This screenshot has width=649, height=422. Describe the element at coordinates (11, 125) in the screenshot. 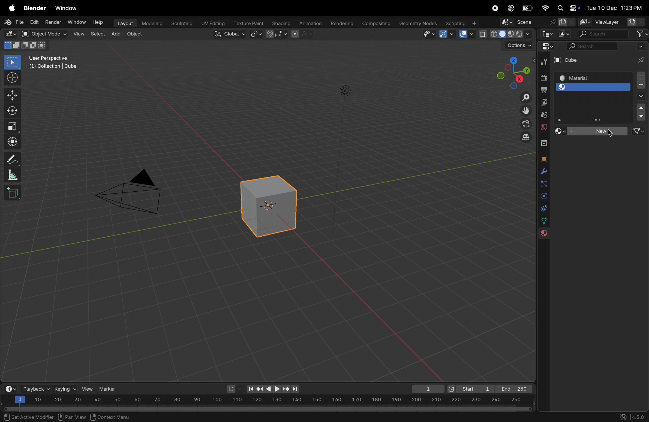

I see `scale` at that location.